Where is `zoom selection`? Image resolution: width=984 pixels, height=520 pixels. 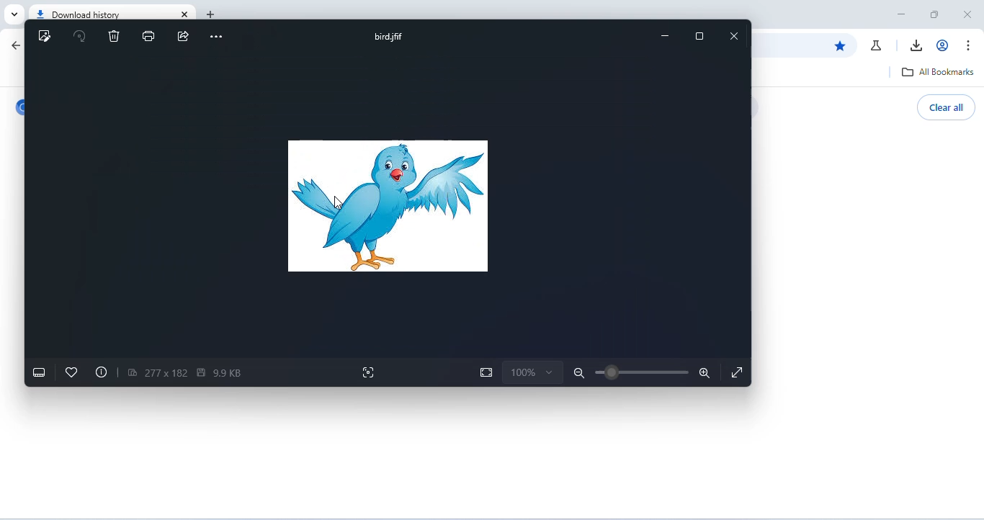 zoom selection is located at coordinates (529, 373).